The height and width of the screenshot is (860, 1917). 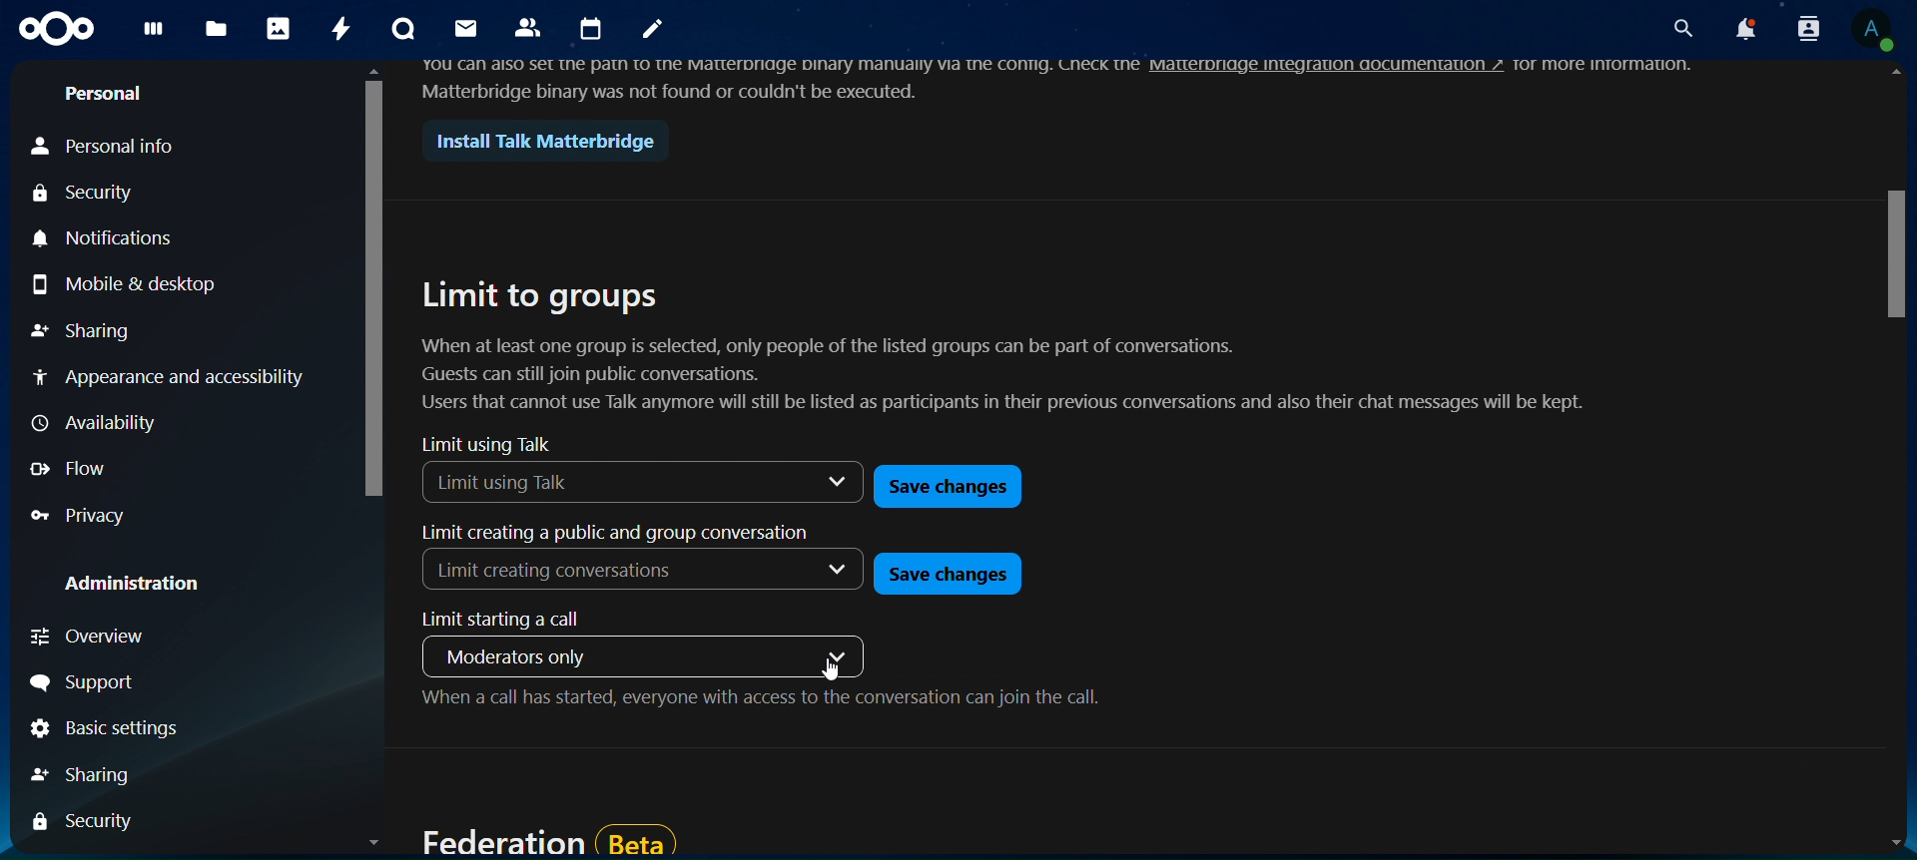 What do you see at coordinates (526, 656) in the screenshot?
I see `moderators only` at bounding box center [526, 656].